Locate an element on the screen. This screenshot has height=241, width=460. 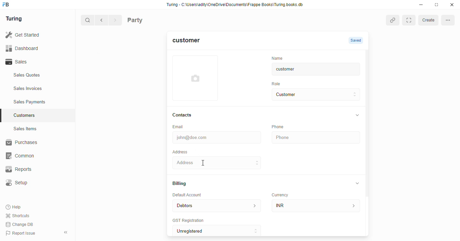
forward is located at coordinates (116, 21).